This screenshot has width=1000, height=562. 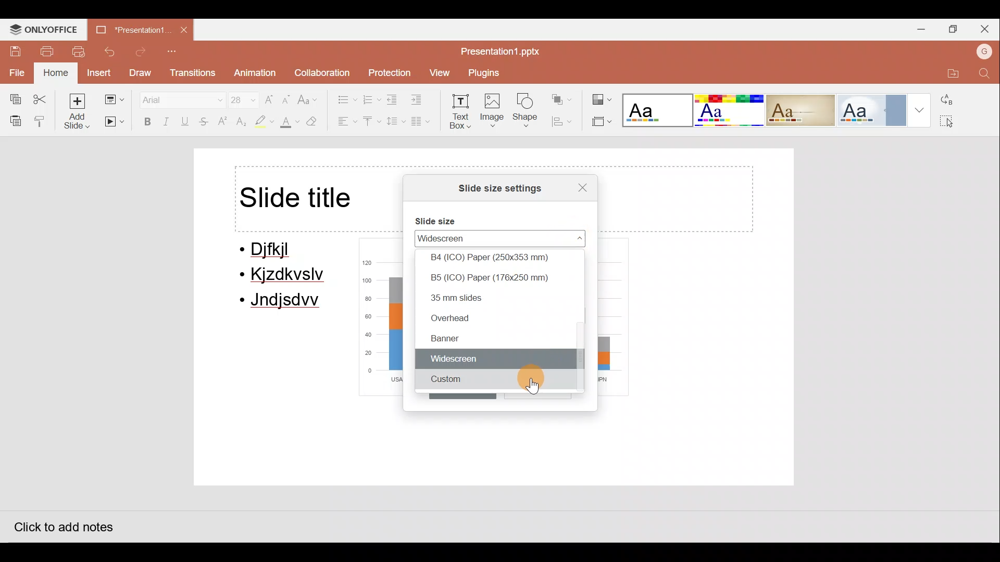 I want to click on Copy, so click(x=12, y=97).